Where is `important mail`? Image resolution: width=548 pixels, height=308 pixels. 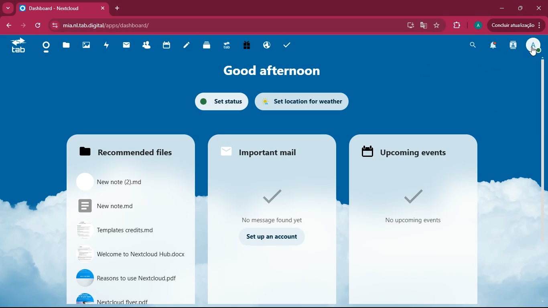
important mail is located at coordinates (268, 150).